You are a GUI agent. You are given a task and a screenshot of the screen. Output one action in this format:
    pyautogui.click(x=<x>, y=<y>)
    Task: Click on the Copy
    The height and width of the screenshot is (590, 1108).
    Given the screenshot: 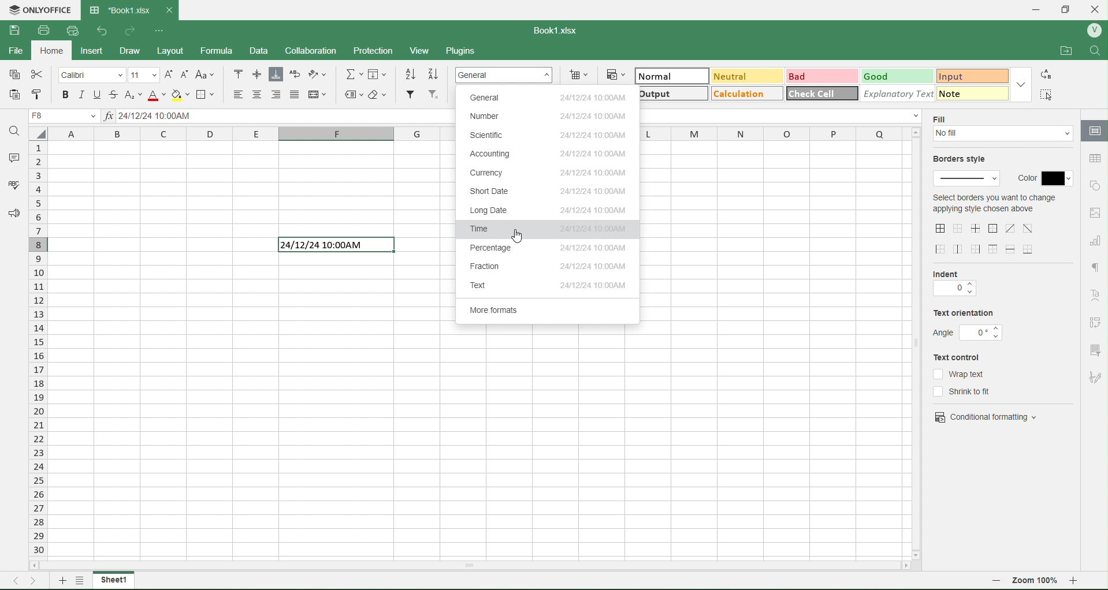 What is the action you would take?
    pyautogui.click(x=15, y=75)
    